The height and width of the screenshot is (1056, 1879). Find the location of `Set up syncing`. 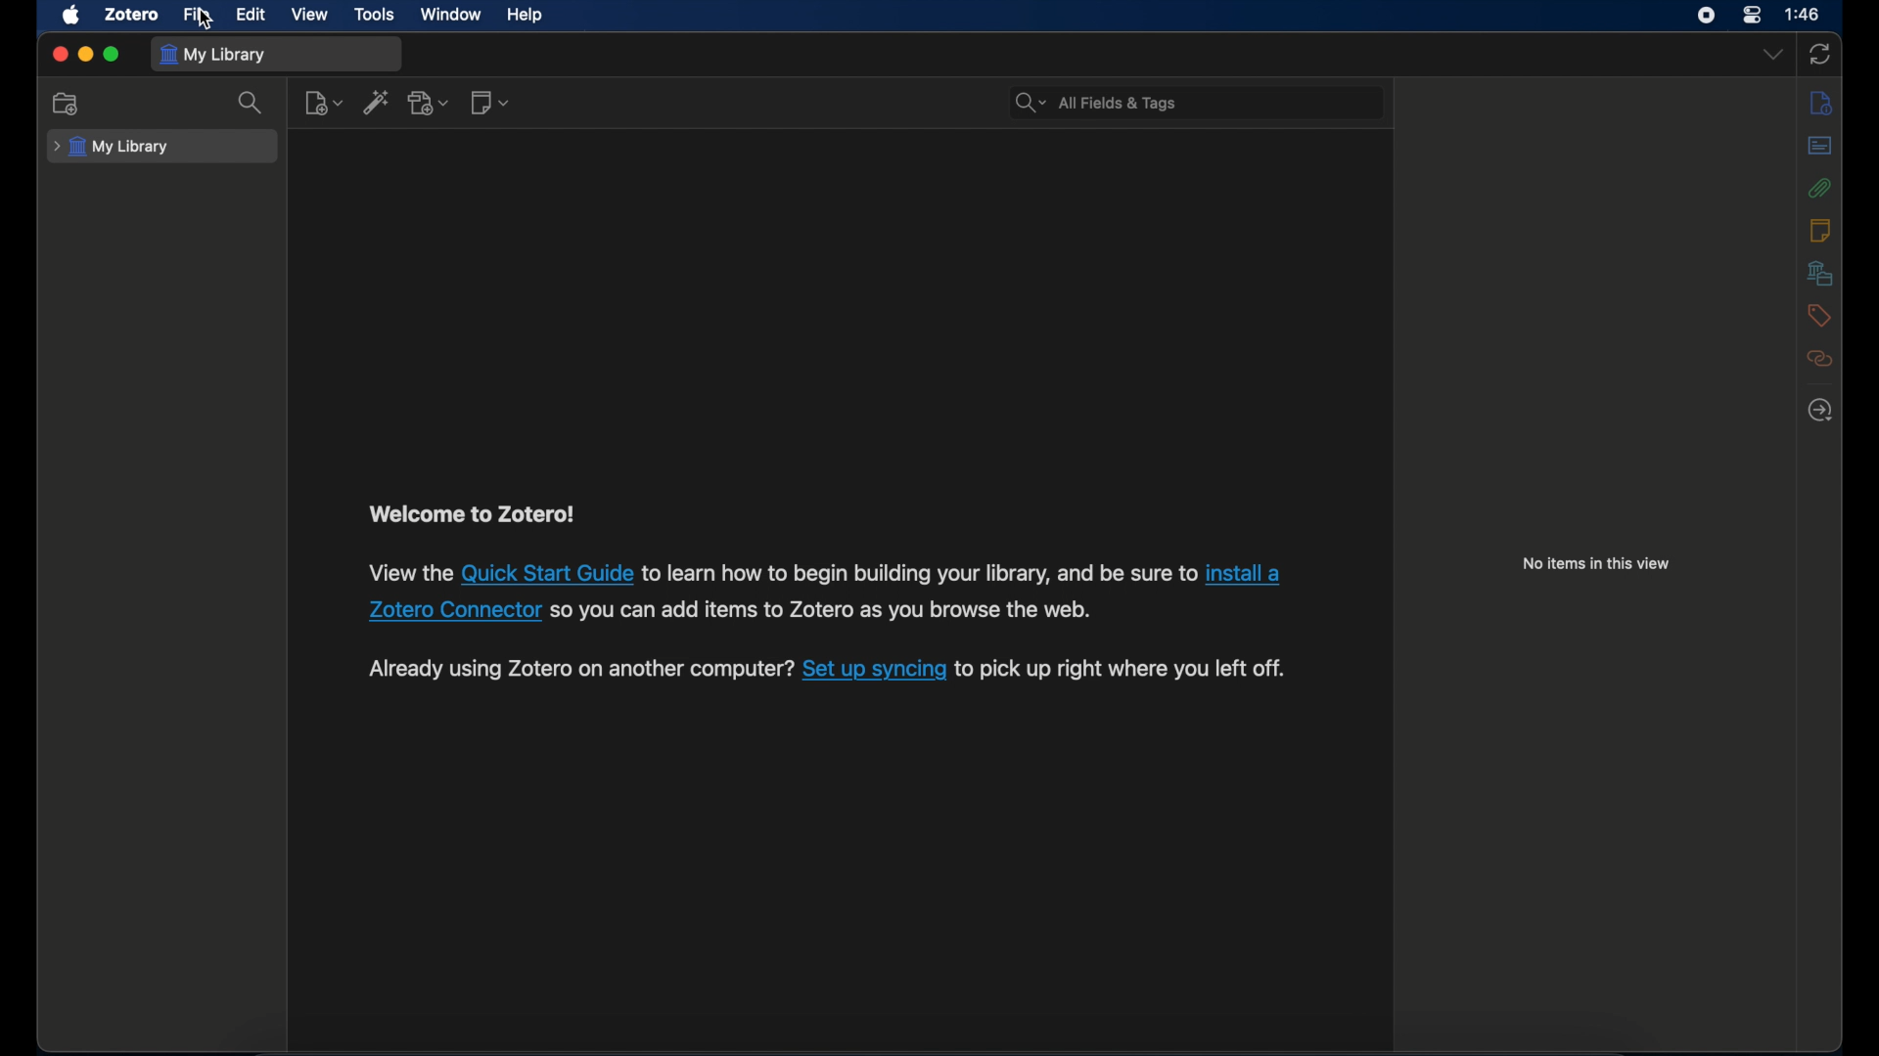

Set up syncing is located at coordinates (873, 671).